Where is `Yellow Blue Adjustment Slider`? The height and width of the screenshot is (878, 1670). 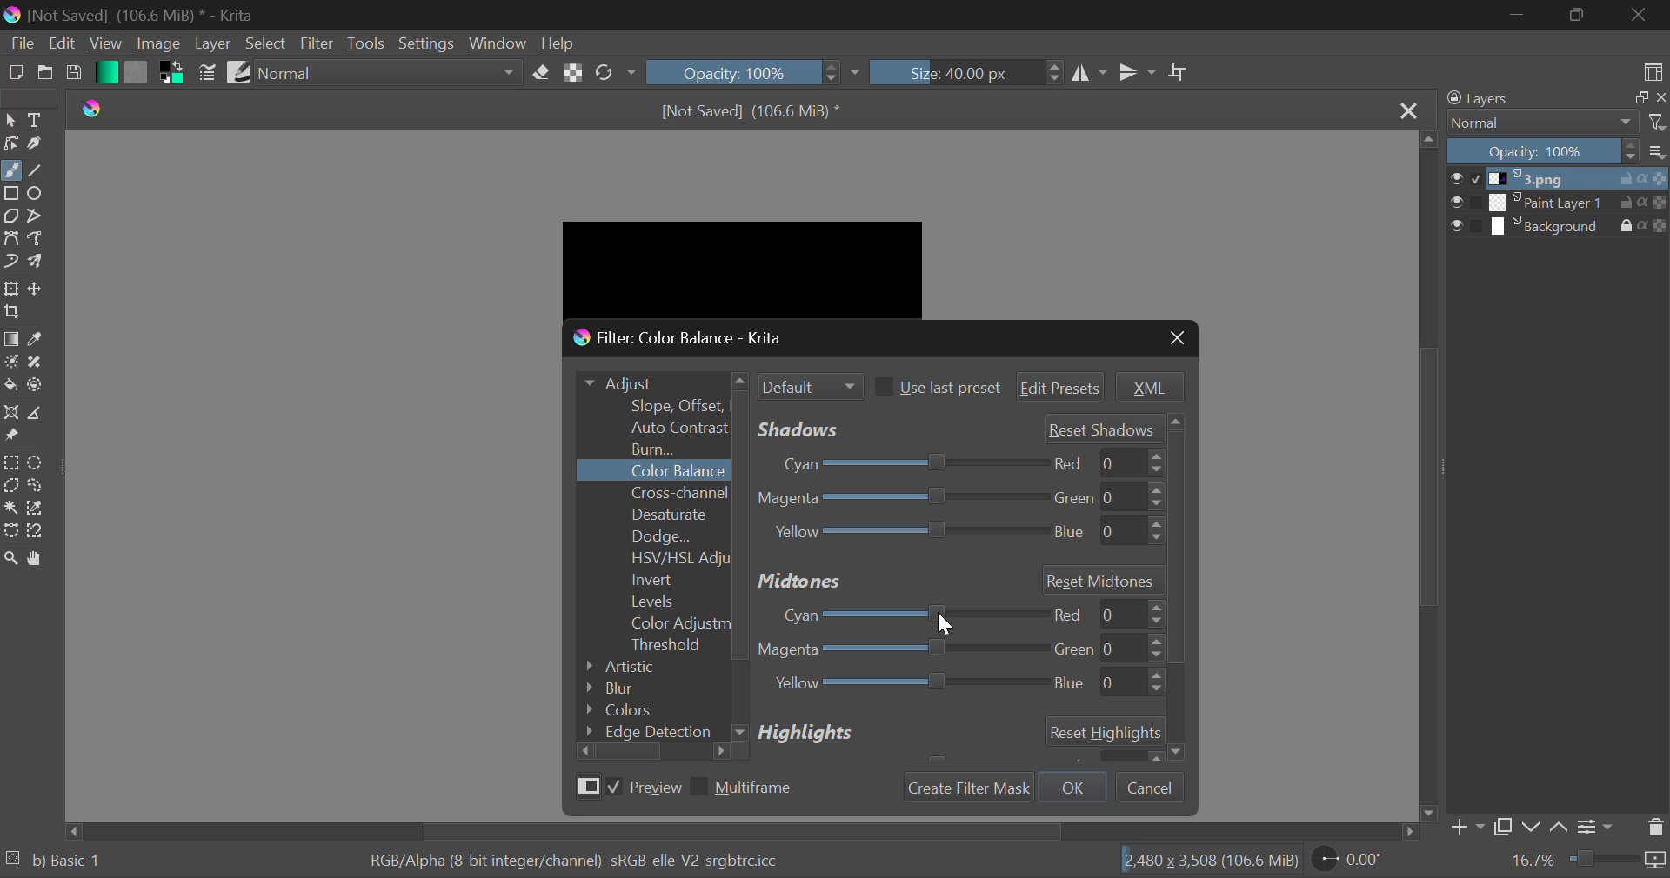
Yellow Blue Adjustment Slider is located at coordinates (907, 686).